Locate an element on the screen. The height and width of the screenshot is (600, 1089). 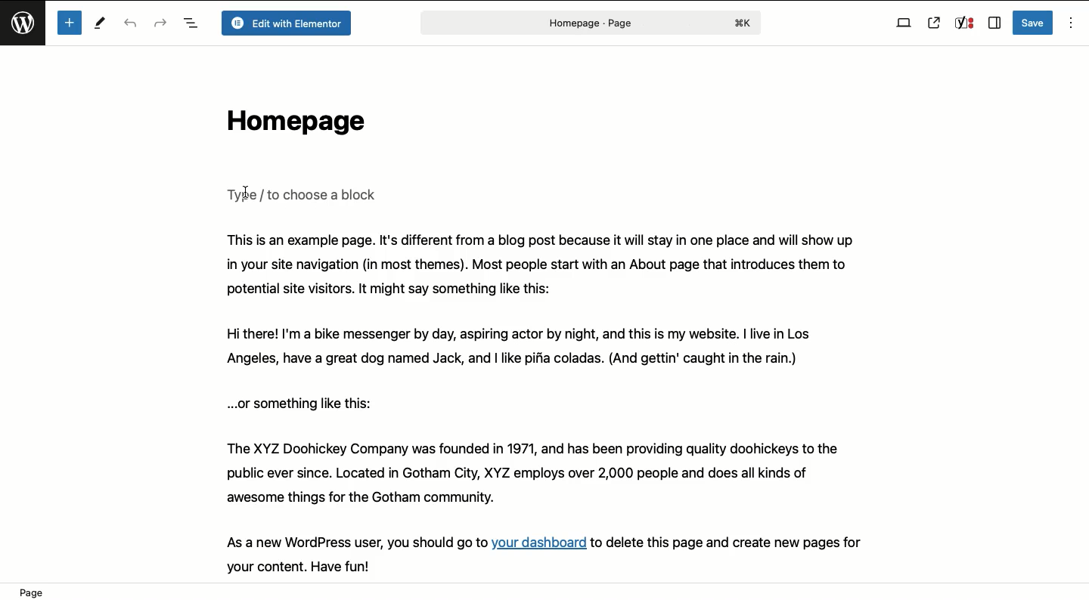
Undo is located at coordinates (132, 24).